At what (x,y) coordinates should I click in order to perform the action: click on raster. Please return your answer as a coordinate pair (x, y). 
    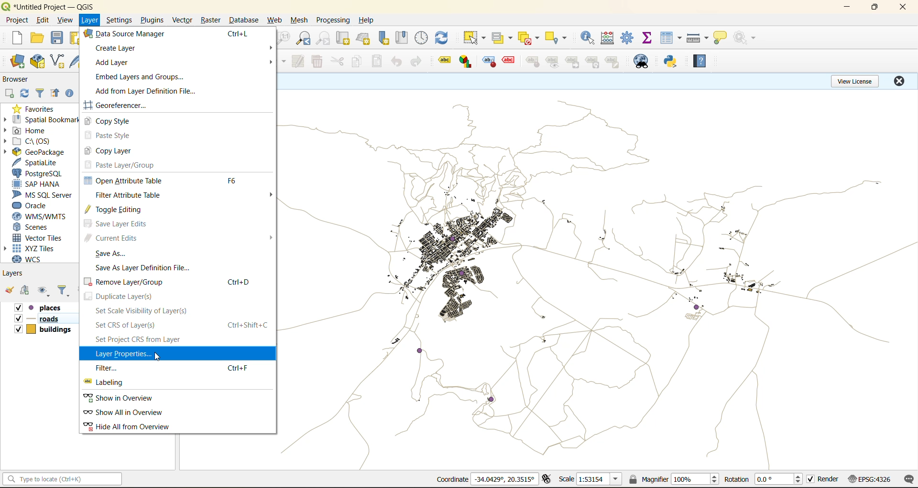
    Looking at the image, I should click on (211, 21).